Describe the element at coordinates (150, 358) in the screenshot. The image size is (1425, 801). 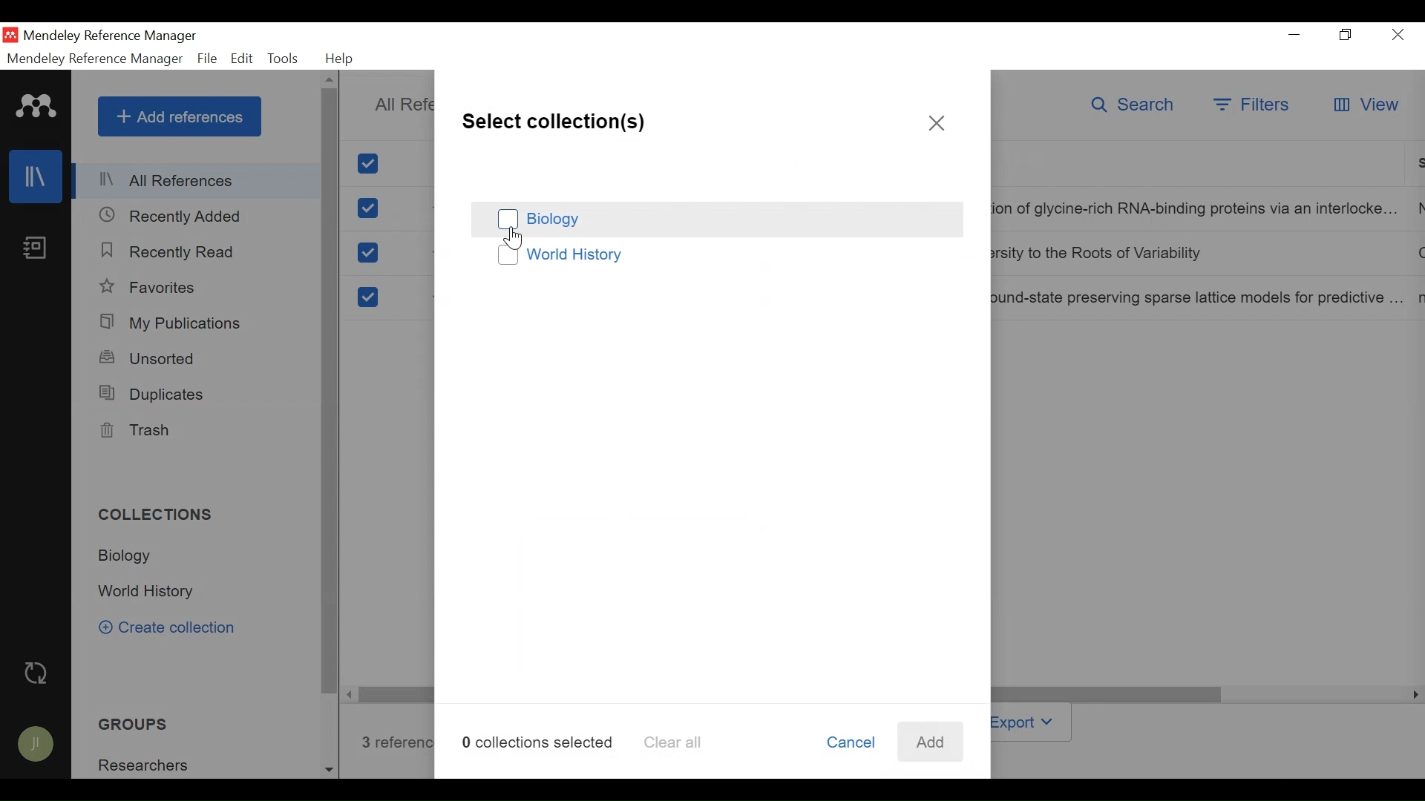
I see `Unsorted` at that location.